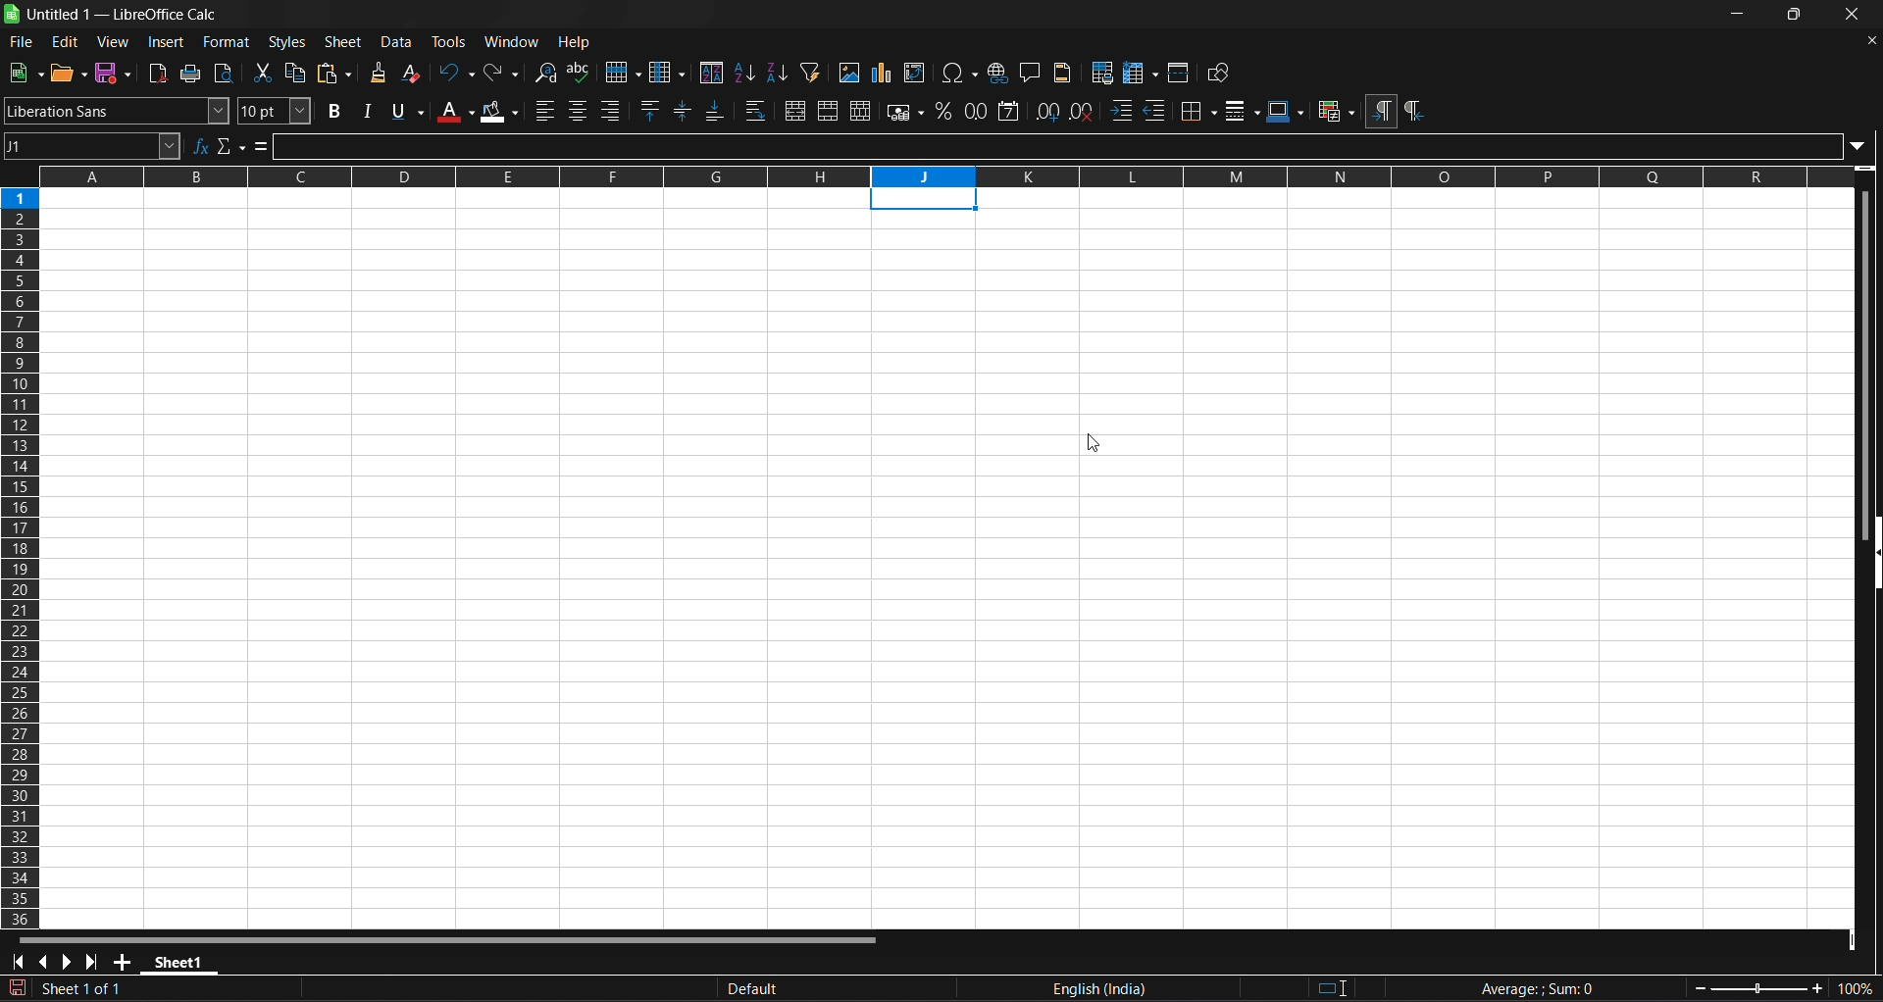 Image resolution: width=1883 pixels, height=1002 pixels. Describe the element at coordinates (828, 110) in the screenshot. I see `merge cells` at that location.